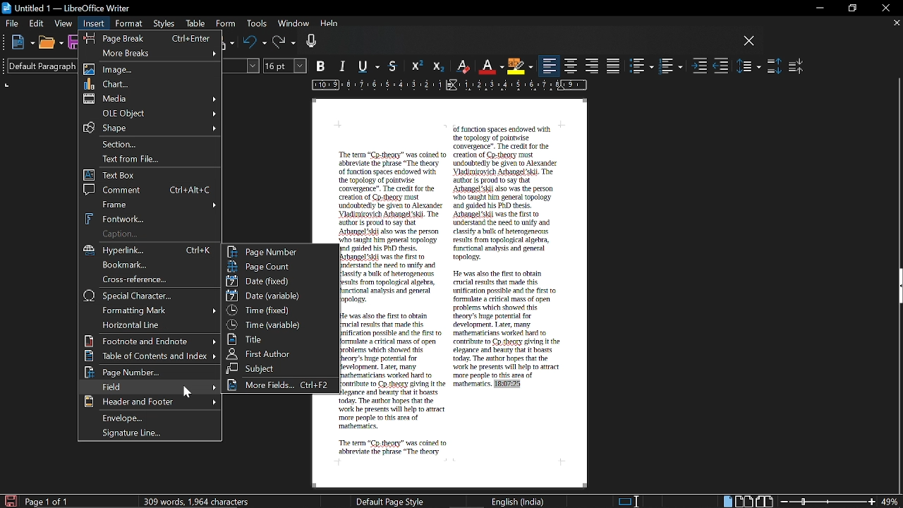  Describe the element at coordinates (278, 280) in the screenshot. I see `Date` at that location.